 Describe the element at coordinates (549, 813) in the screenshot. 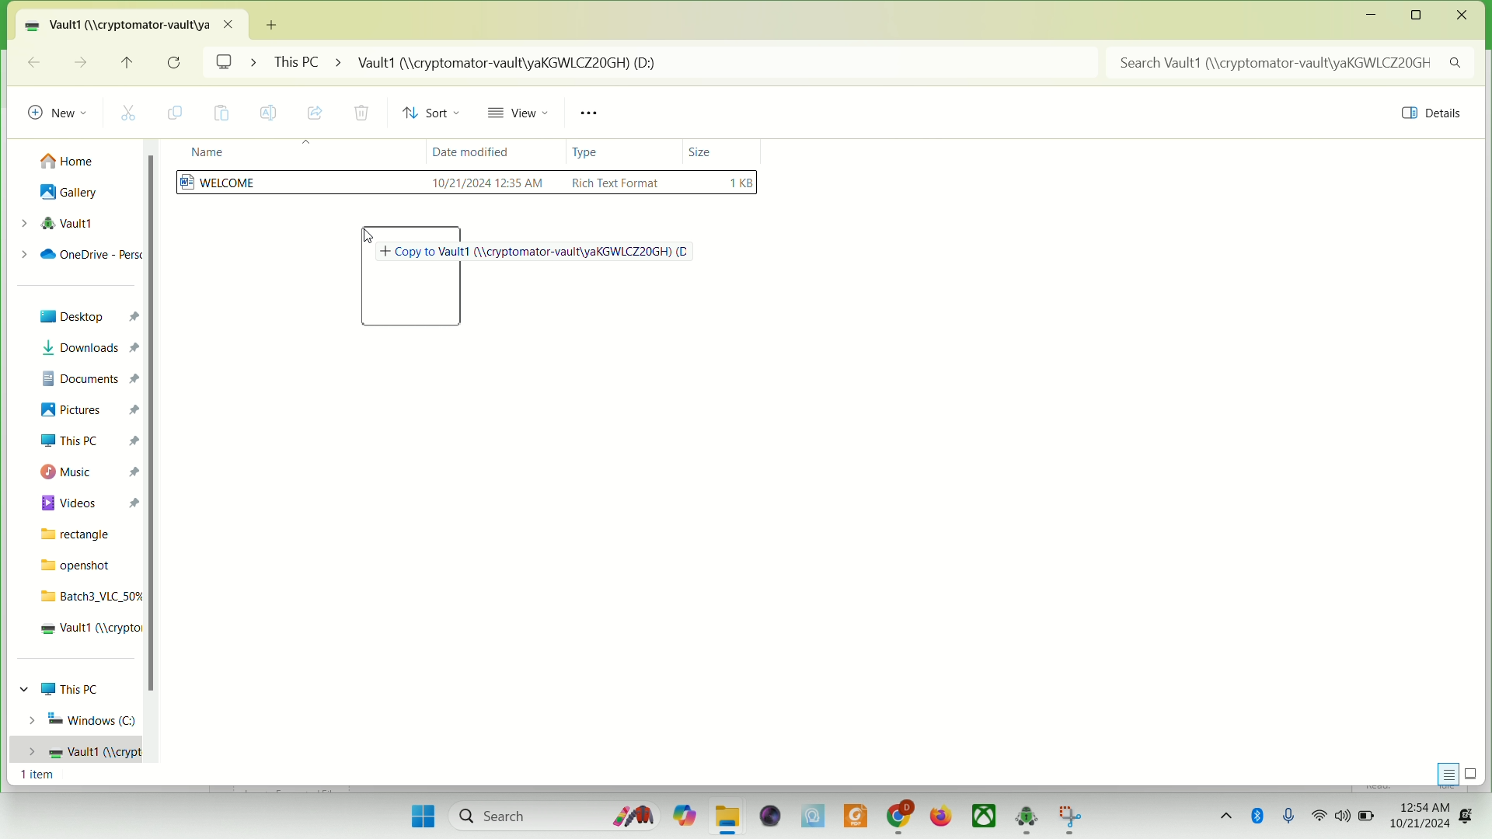

I see `search` at that location.